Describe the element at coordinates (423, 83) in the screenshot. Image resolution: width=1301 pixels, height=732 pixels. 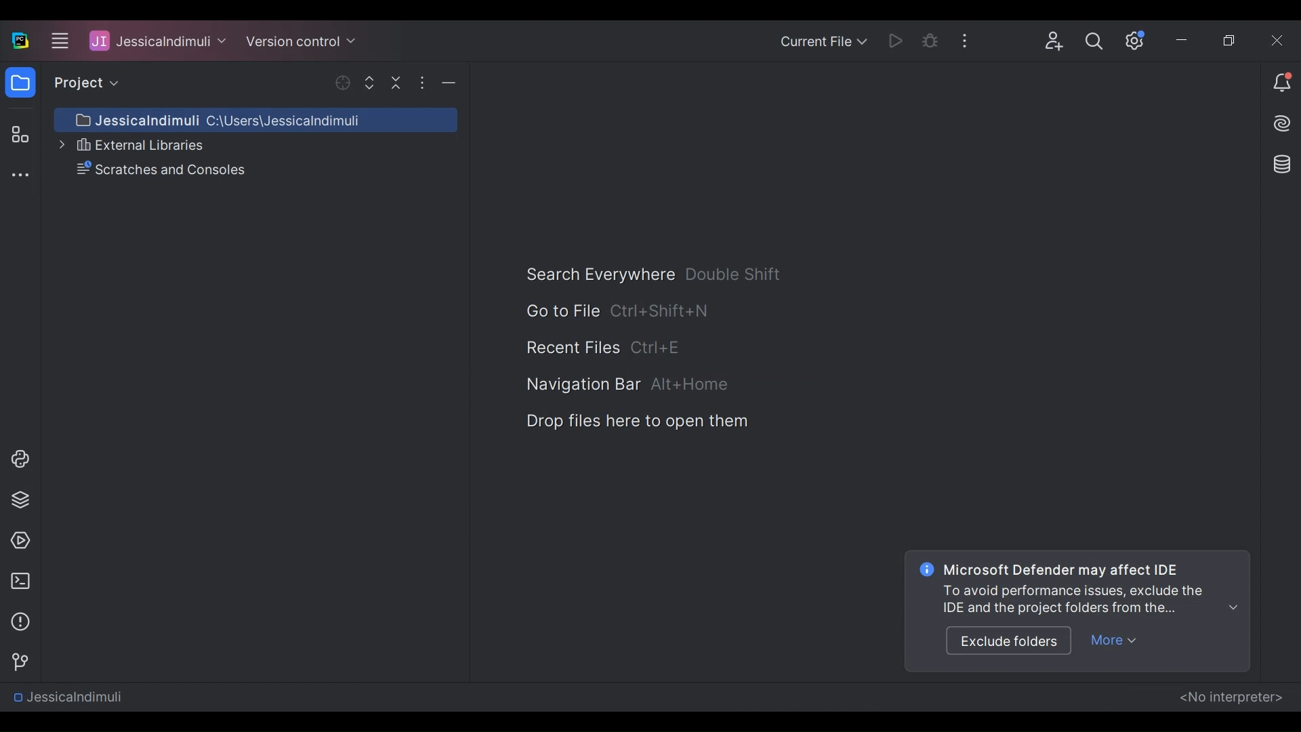
I see `Hide` at that location.